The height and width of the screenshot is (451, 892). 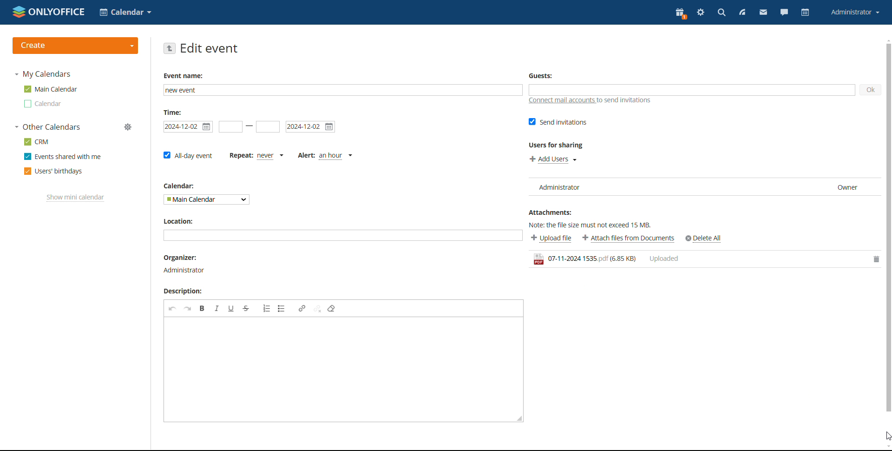 What do you see at coordinates (871, 90) in the screenshot?
I see `ok` at bounding box center [871, 90].